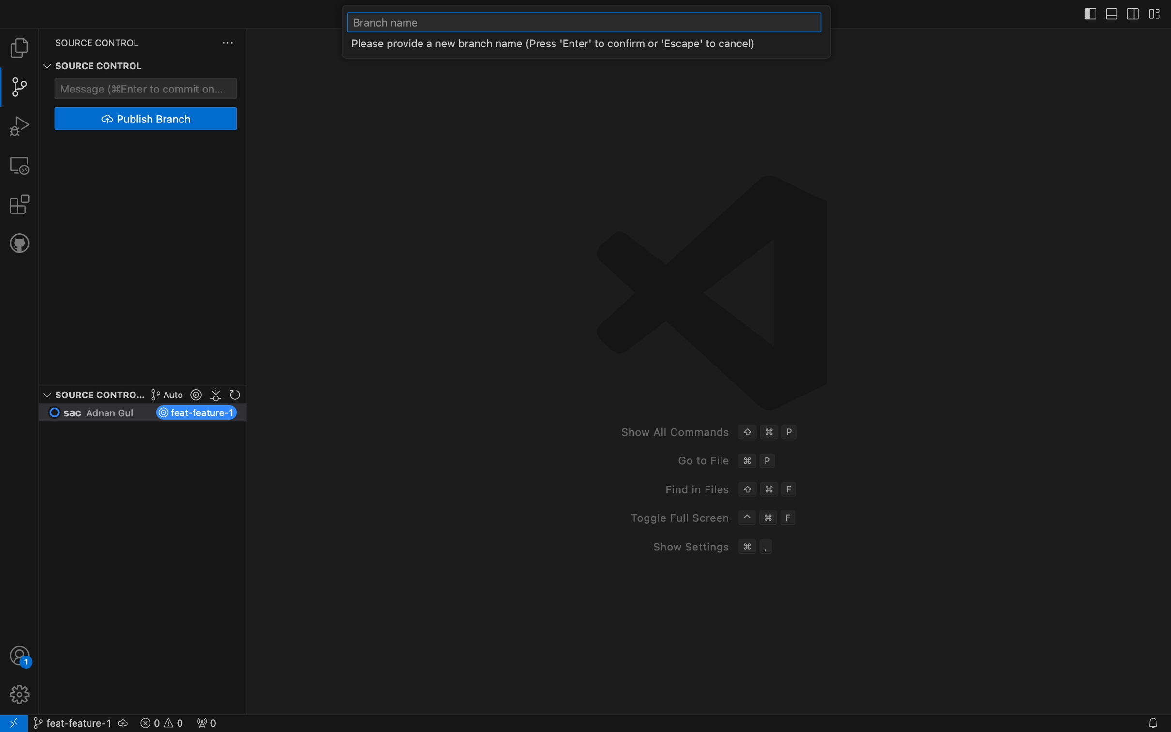 This screenshot has height=732, width=1171. Describe the element at coordinates (20, 165) in the screenshot. I see `remote` at that location.